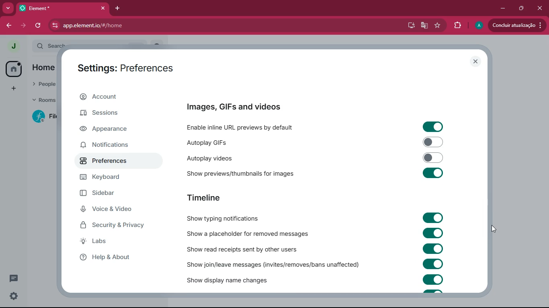  Describe the element at coordinates (121, 241) in the screenshot. I see `labs` at that location.